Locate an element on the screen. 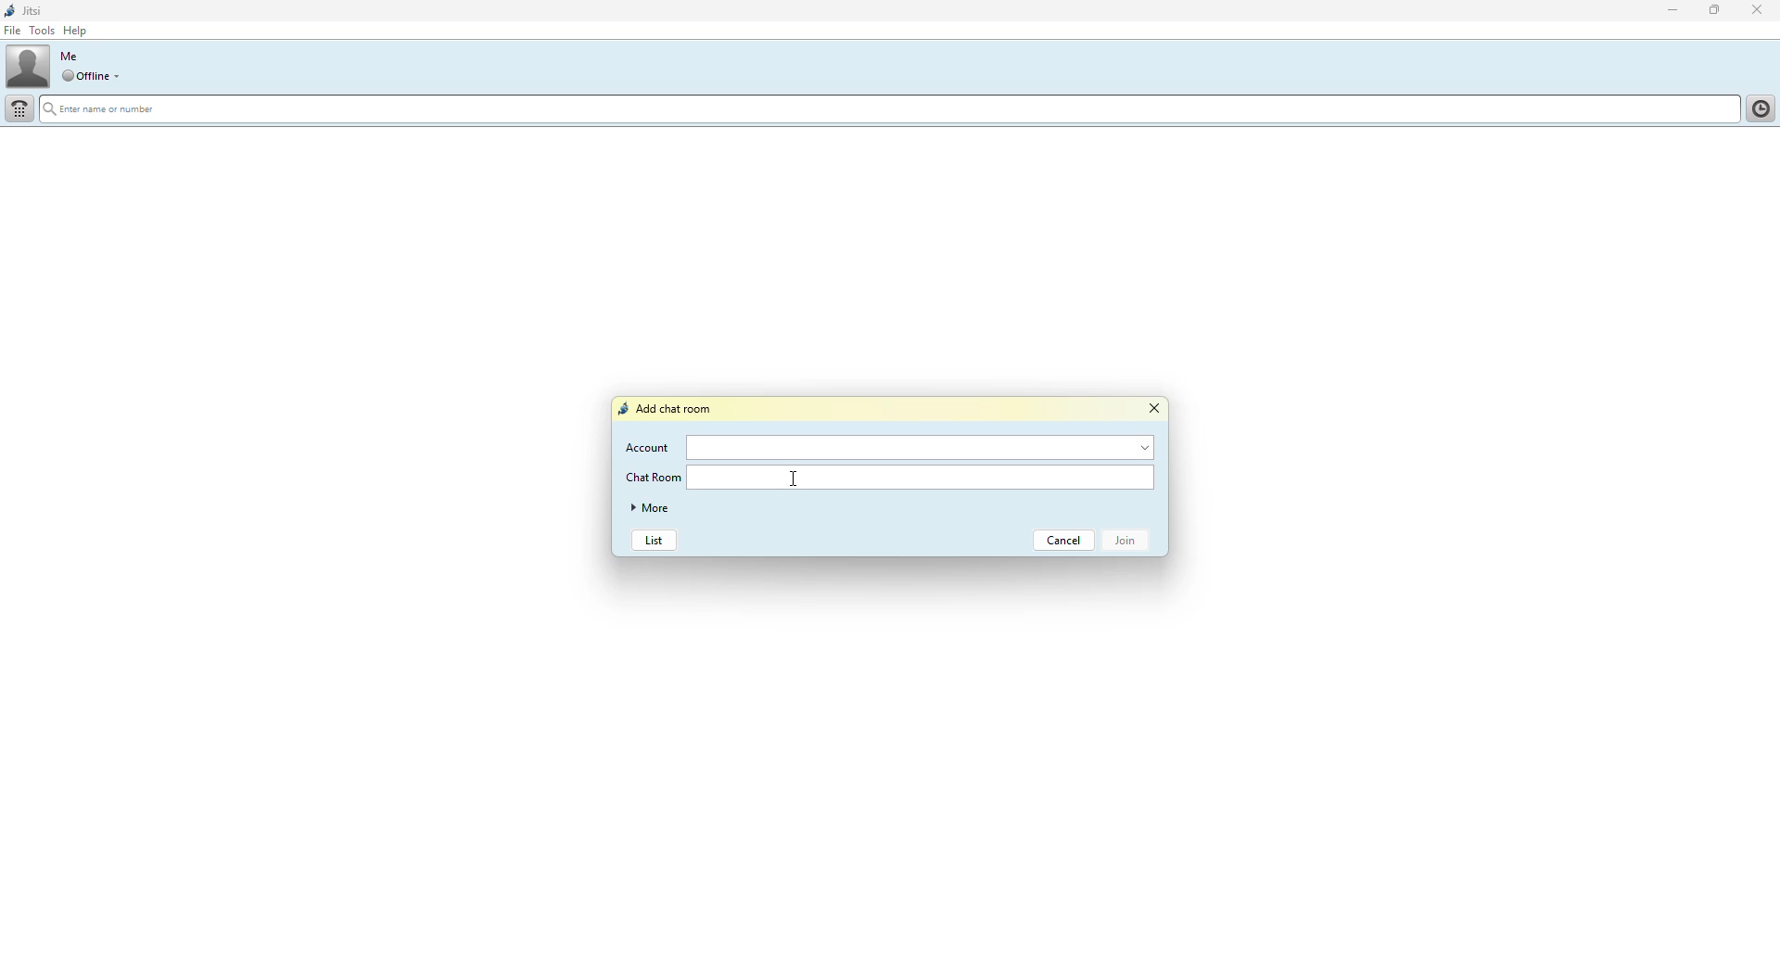 Image resolution: width=1780 pixels, height=957 pixels. jitsi is located at coordinates (29, 9).